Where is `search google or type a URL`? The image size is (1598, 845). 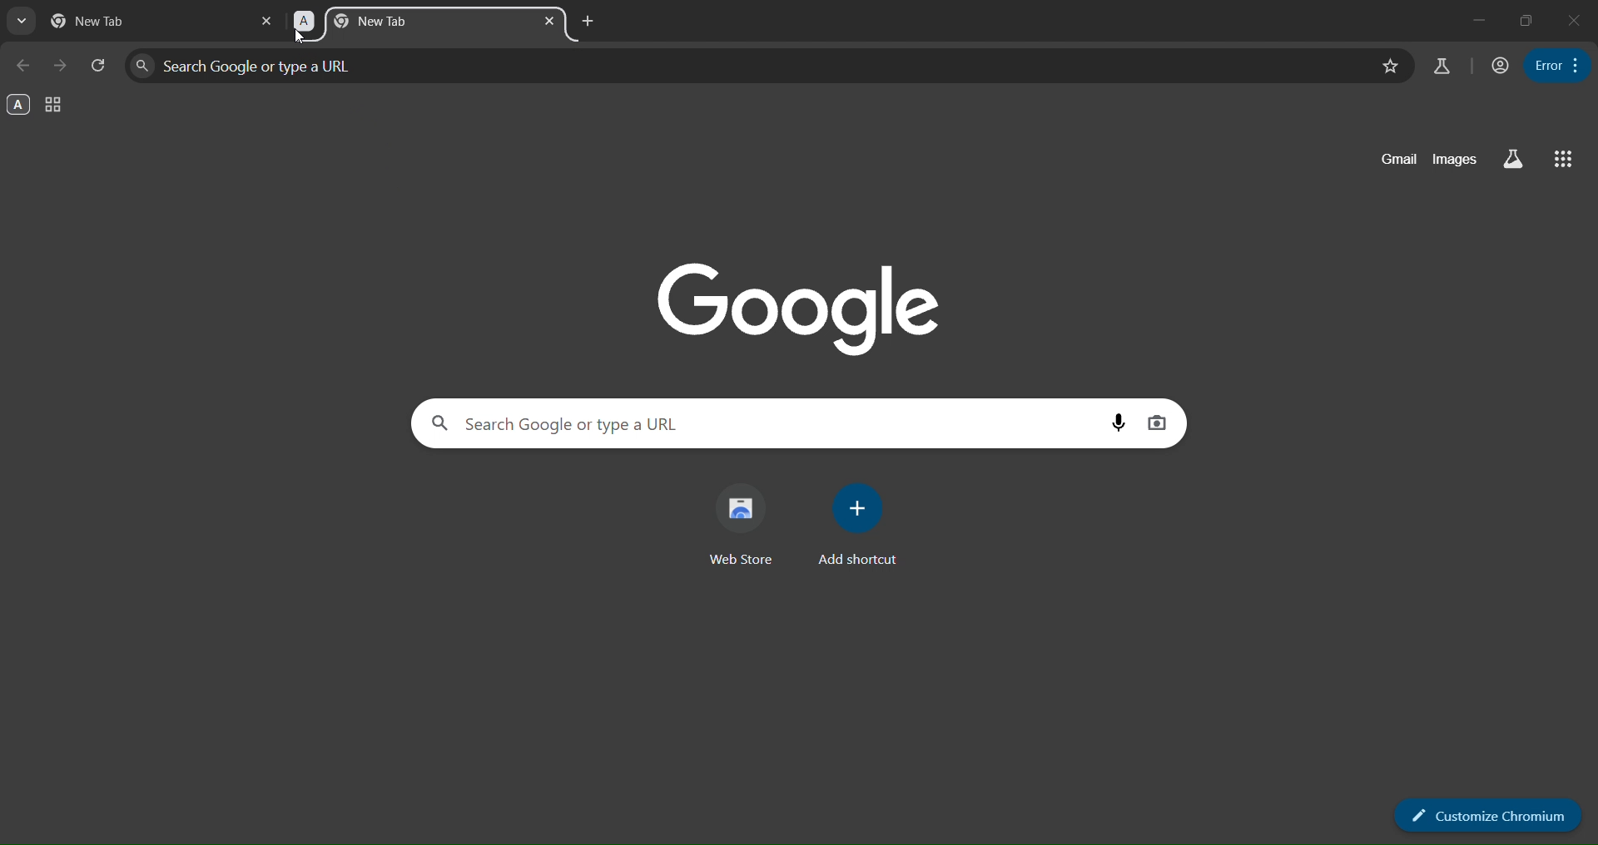
search google or type a URL is located at coordinates (762, 422).